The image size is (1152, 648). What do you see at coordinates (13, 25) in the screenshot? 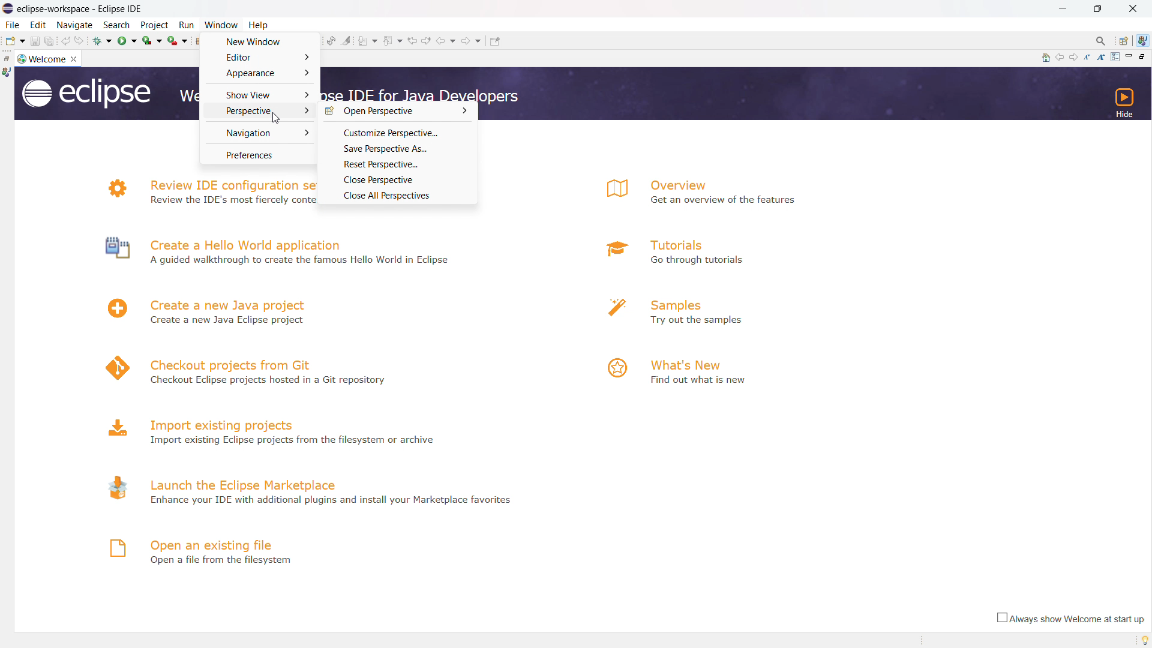
I see `file` at bounding box center [13, 25].